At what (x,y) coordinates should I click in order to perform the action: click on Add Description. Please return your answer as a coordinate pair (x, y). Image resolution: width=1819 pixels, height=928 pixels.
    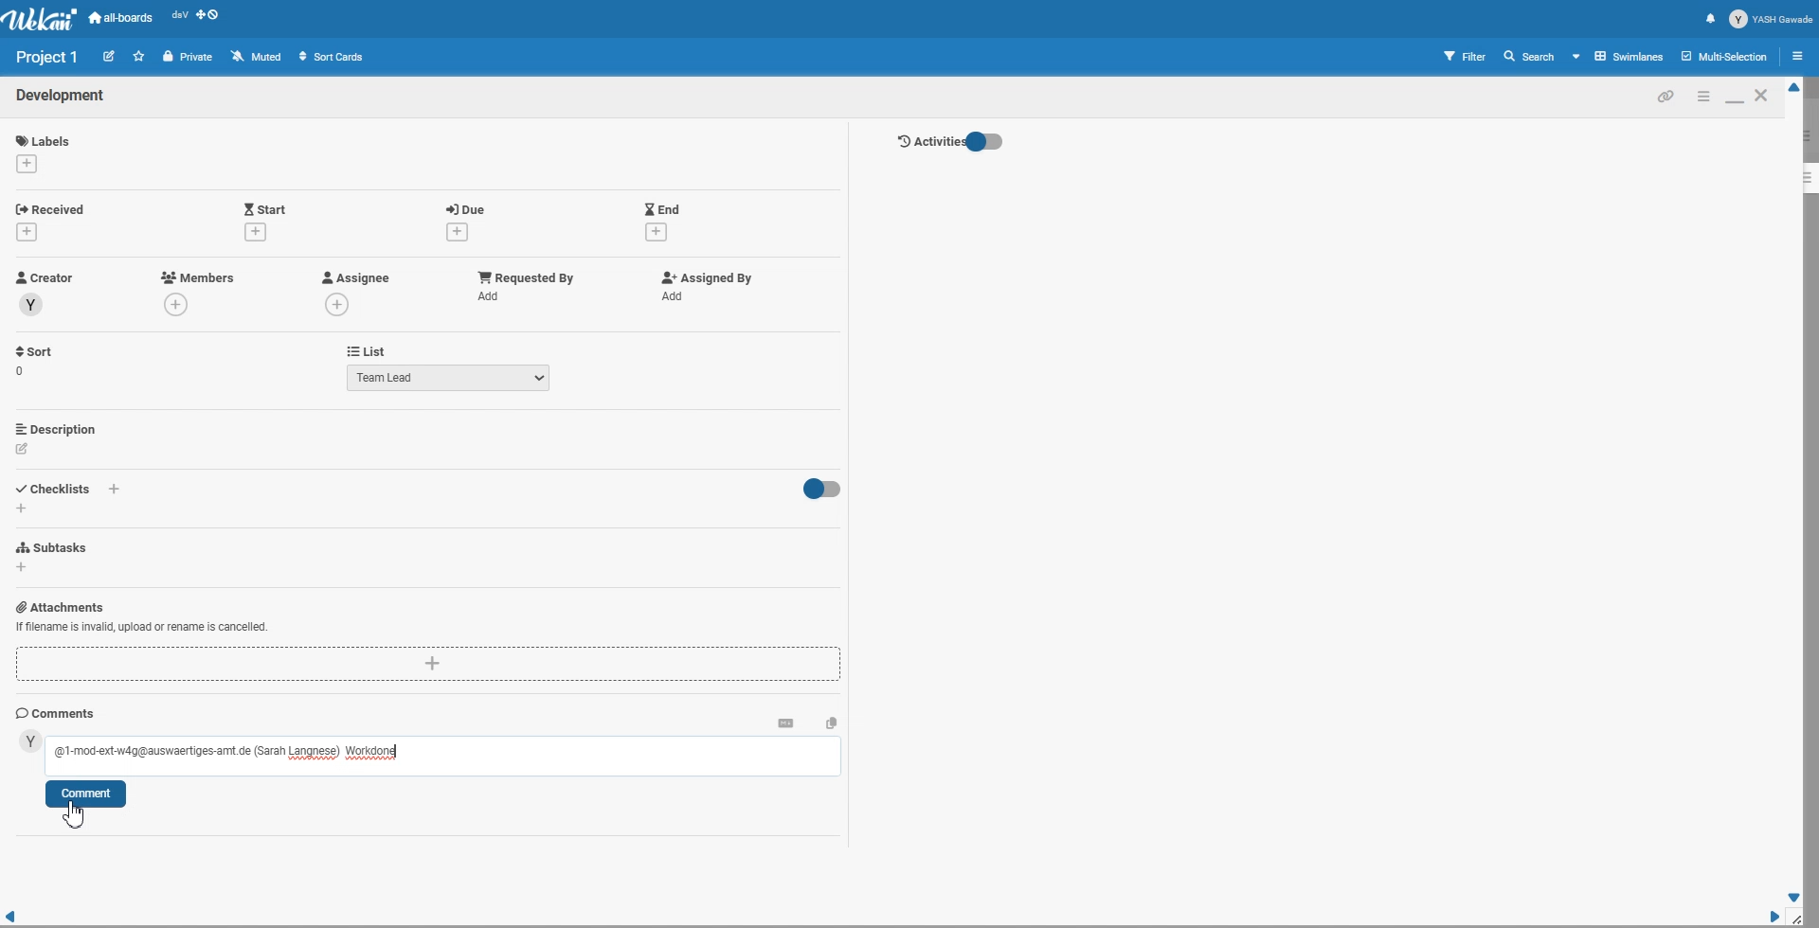
    Looking at the image, I should click on (58, 428).